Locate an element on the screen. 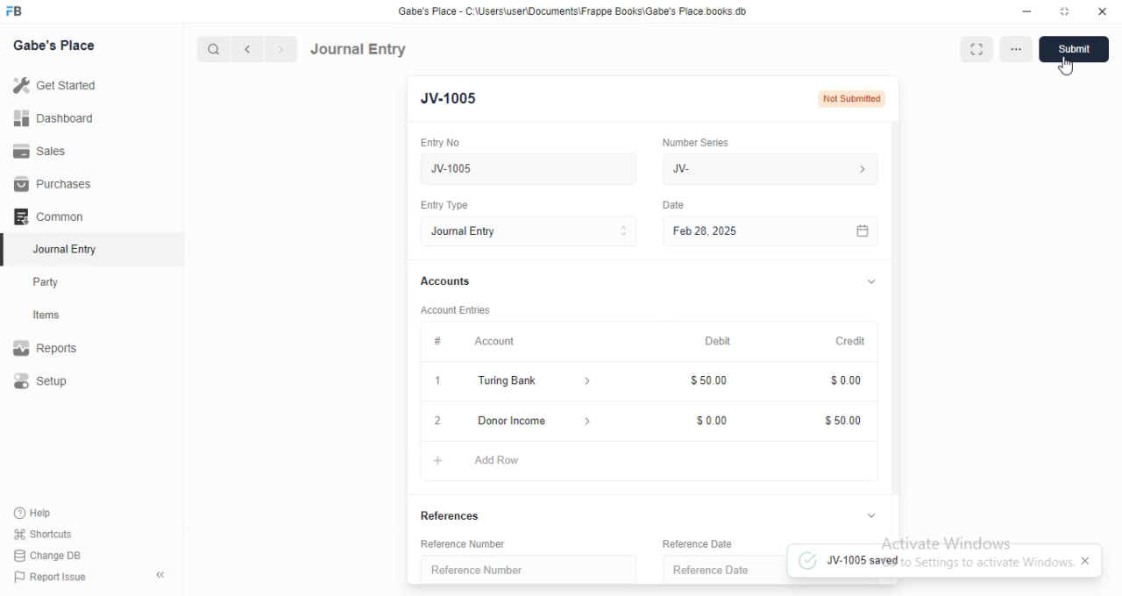 The height and width of the screenshot is (596, 1122). Accounts. is located at coordinates (454, 282).